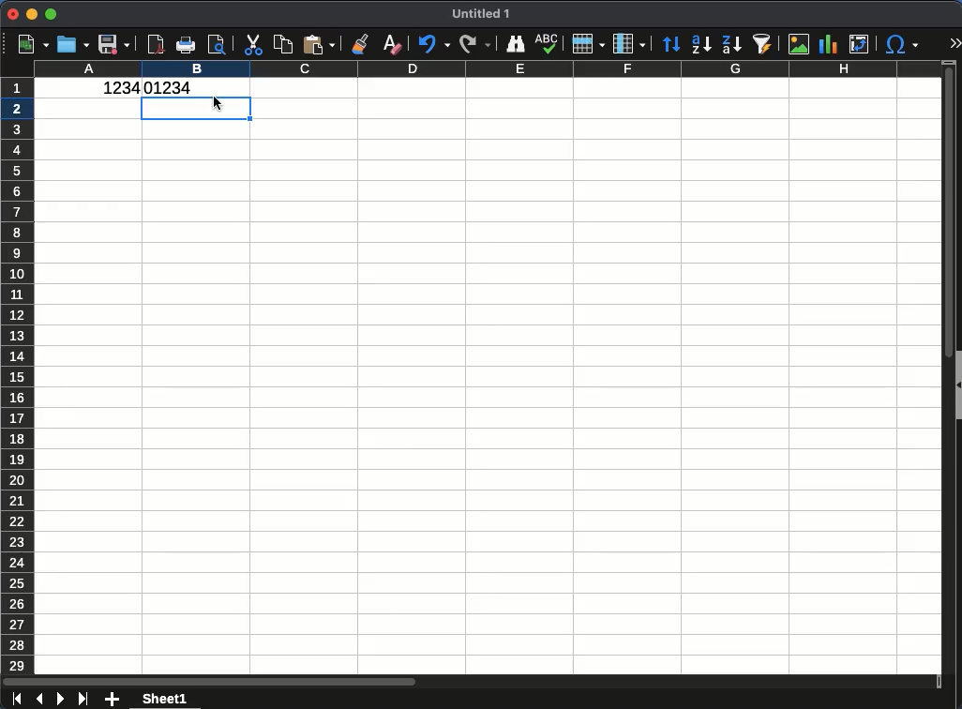 The image size is (962, 709). What do you see at coordinates (113, 701) in the screenshot?
I see `add sheet` at bounding box center [113, 701].